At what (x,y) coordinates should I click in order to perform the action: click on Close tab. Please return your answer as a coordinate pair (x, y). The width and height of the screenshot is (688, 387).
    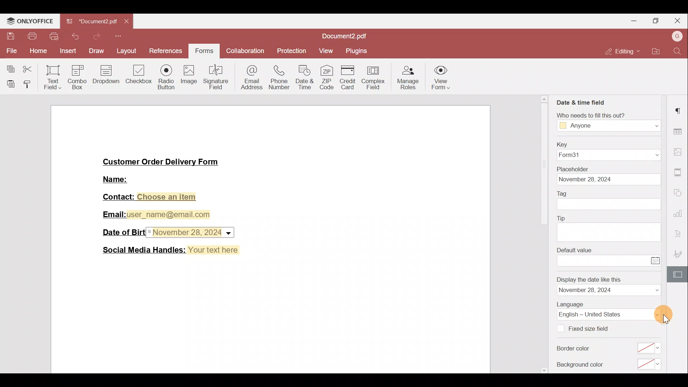
    Looking at the image, I should click on (125, 22).